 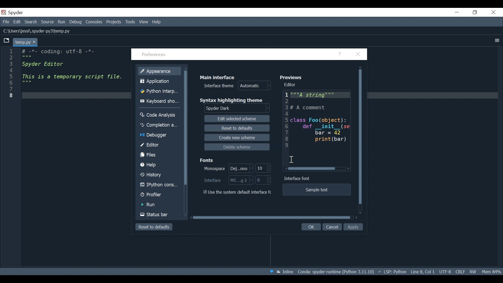 I want to click on Toggle between inline and interactive Matplotlib plotting, so click(x=286, y=271).